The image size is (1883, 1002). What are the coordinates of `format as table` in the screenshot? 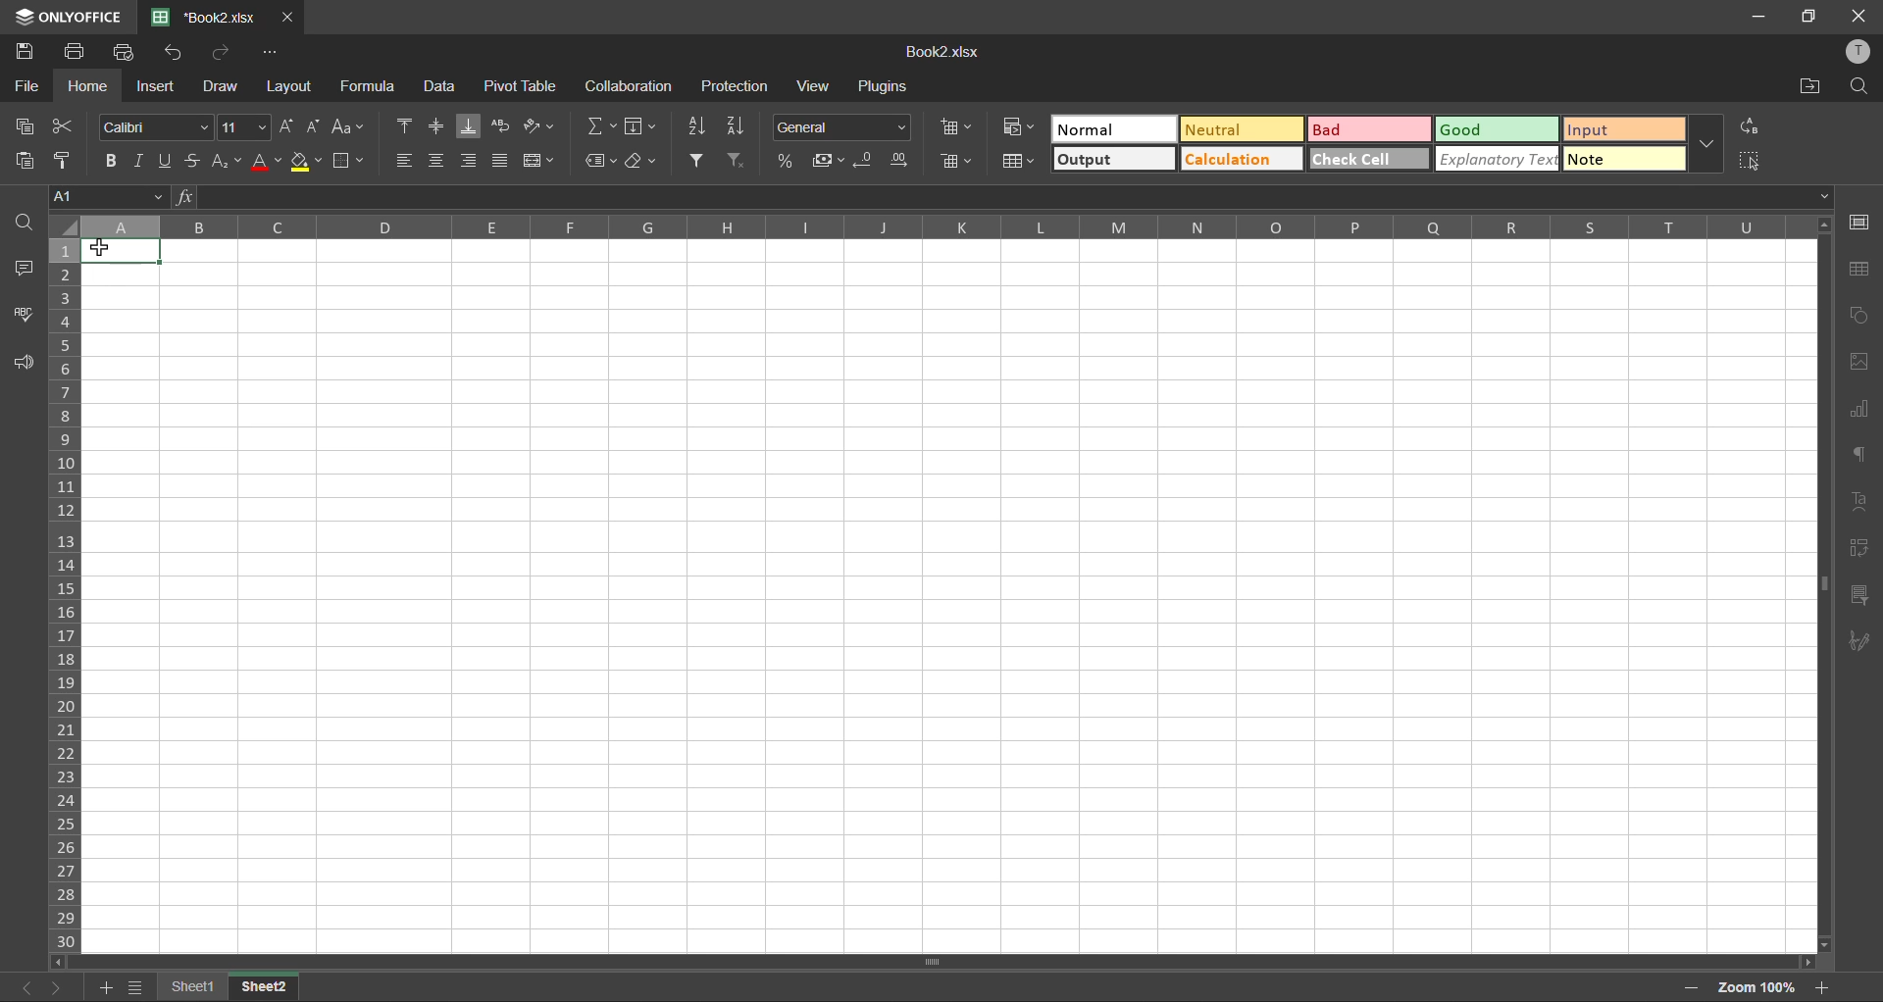 It's located at (1022, 163).